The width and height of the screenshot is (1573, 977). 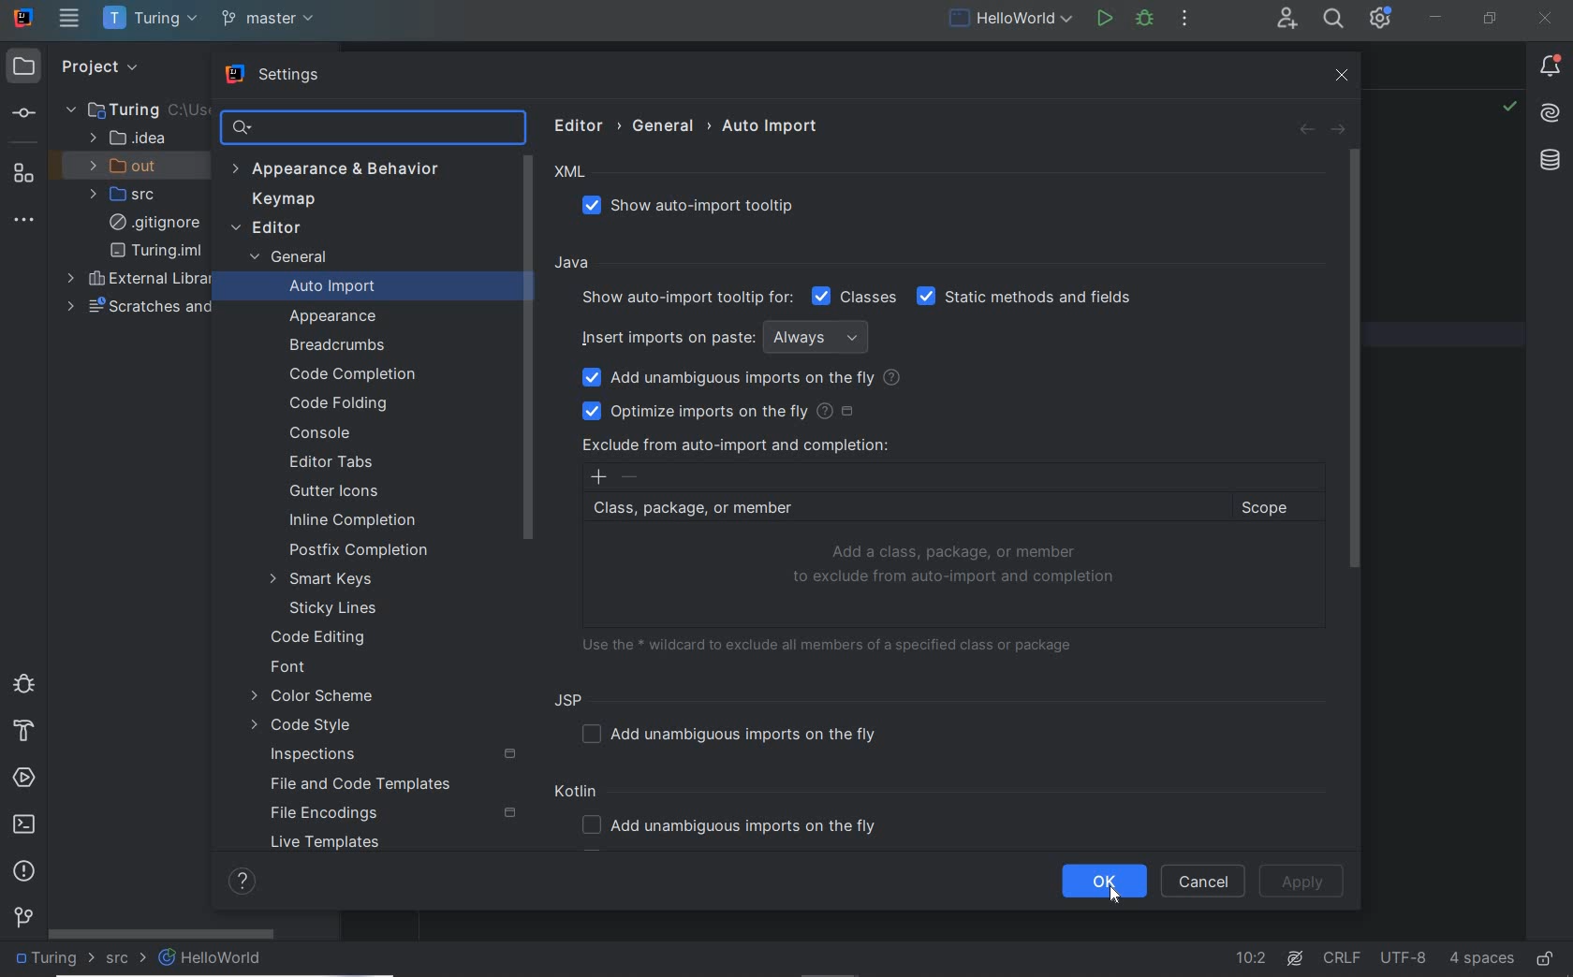 I want to click on out, so click(x=129, y=166).